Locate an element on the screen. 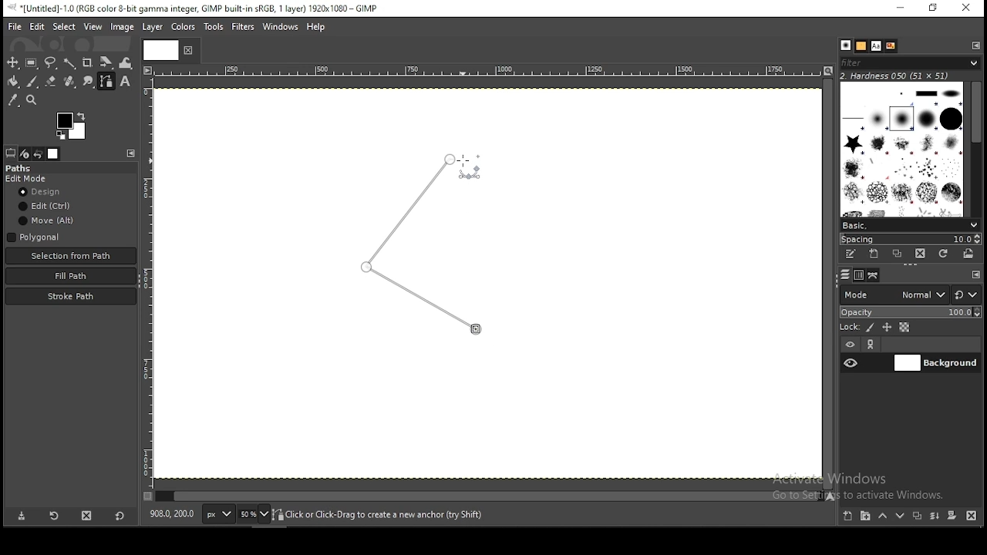  edit mode is located at coordinates (28, 179).